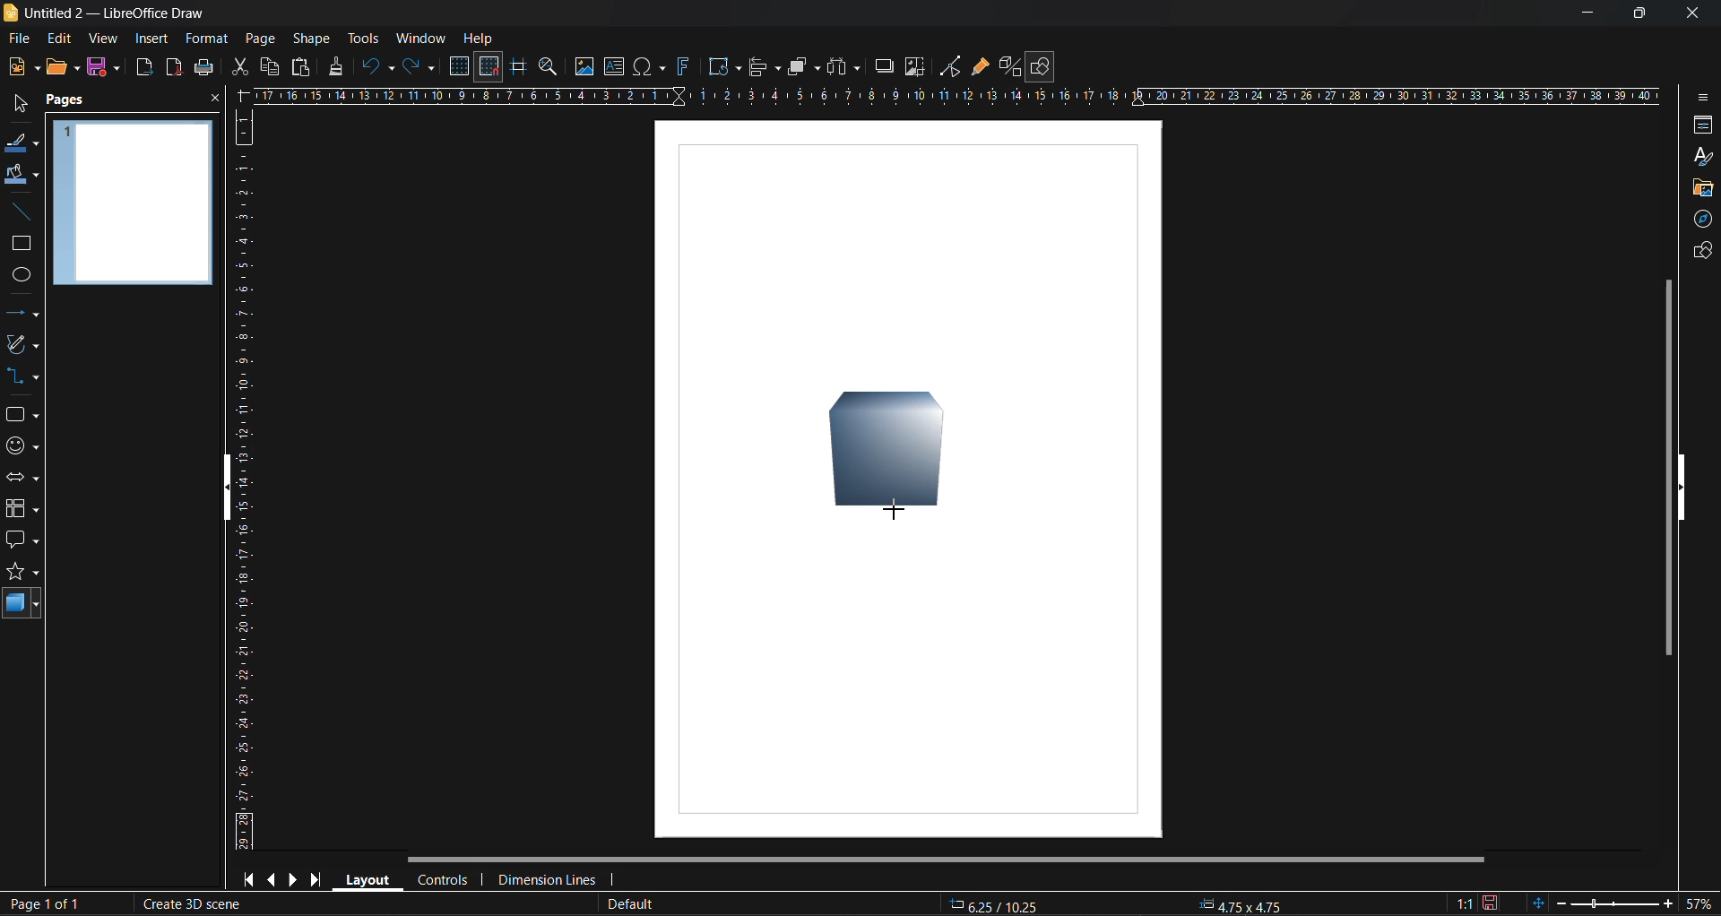 This screenshot has height=916, width=1721. Describe the element at coordinates (363, 38) in the screenshot. I see `tools` at that location.